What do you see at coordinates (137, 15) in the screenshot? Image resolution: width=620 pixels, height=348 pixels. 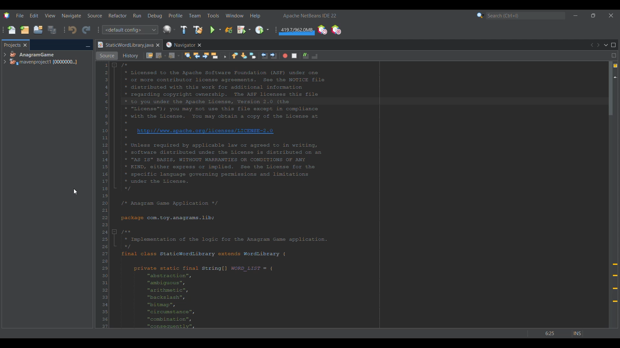 I see `Run menu` at bounding box center [137, 15].